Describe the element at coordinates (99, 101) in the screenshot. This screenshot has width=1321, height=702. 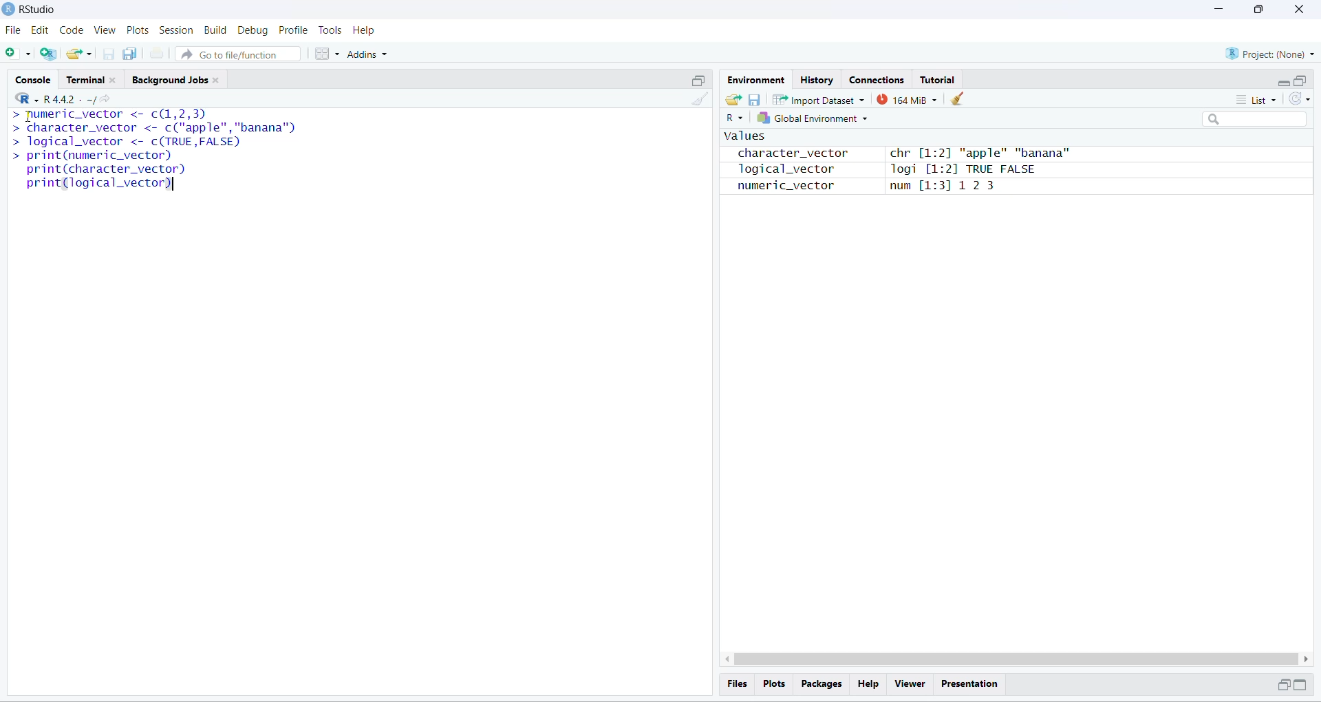
I see `share current directory` at that location.